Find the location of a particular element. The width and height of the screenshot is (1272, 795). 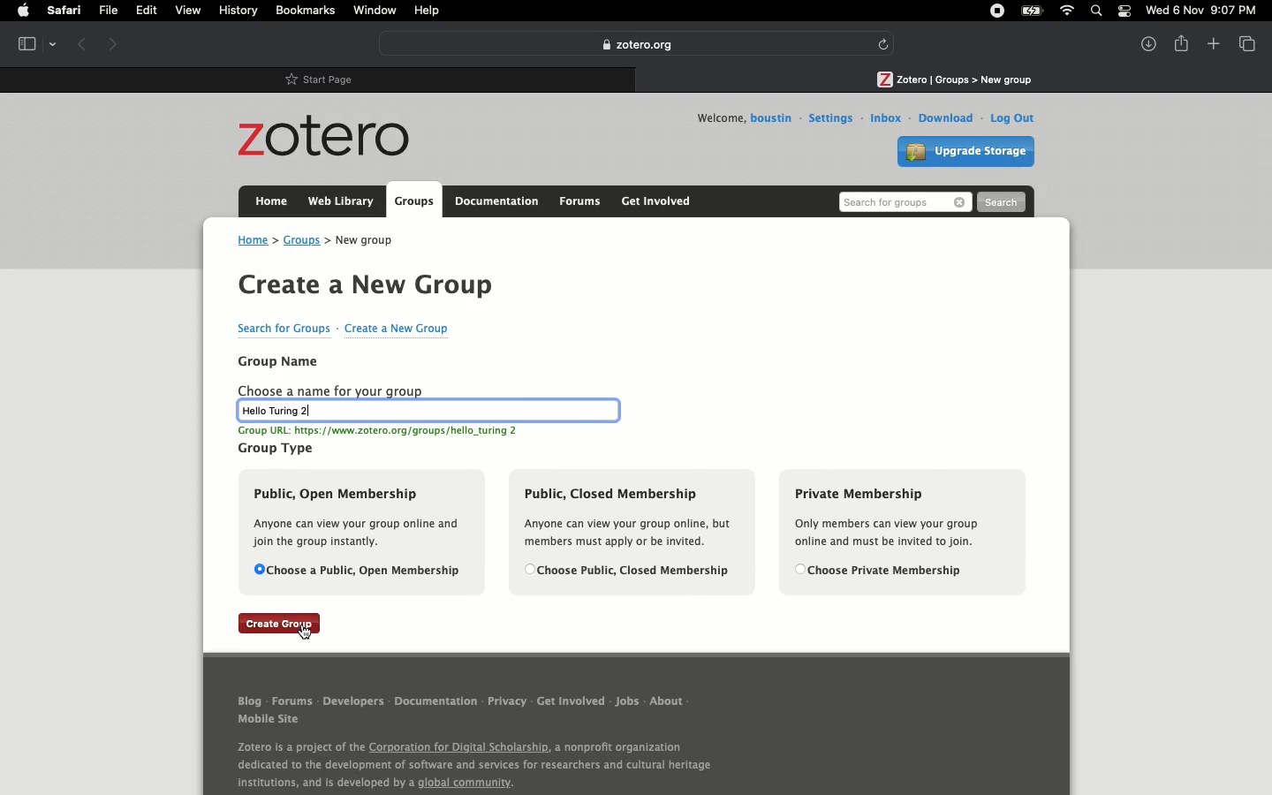

Groups is located at coordinates (301, 240).